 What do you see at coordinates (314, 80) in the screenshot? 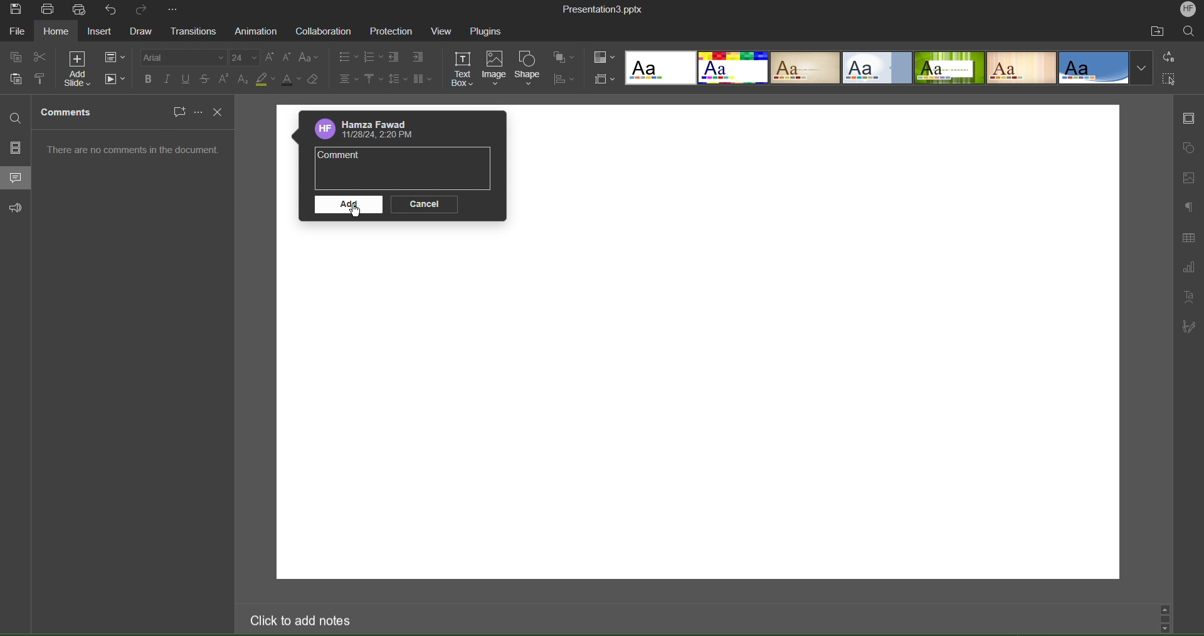
I see `Erase Style` at bounding box center [314, 80].